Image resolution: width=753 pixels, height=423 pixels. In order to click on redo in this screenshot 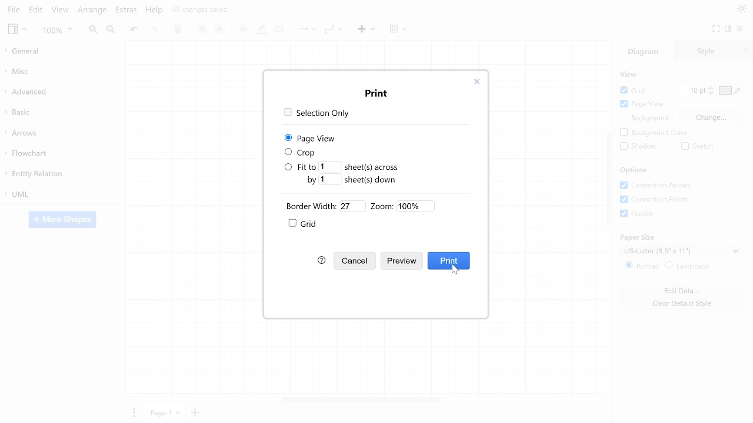, I will do `click(154, 31)`.